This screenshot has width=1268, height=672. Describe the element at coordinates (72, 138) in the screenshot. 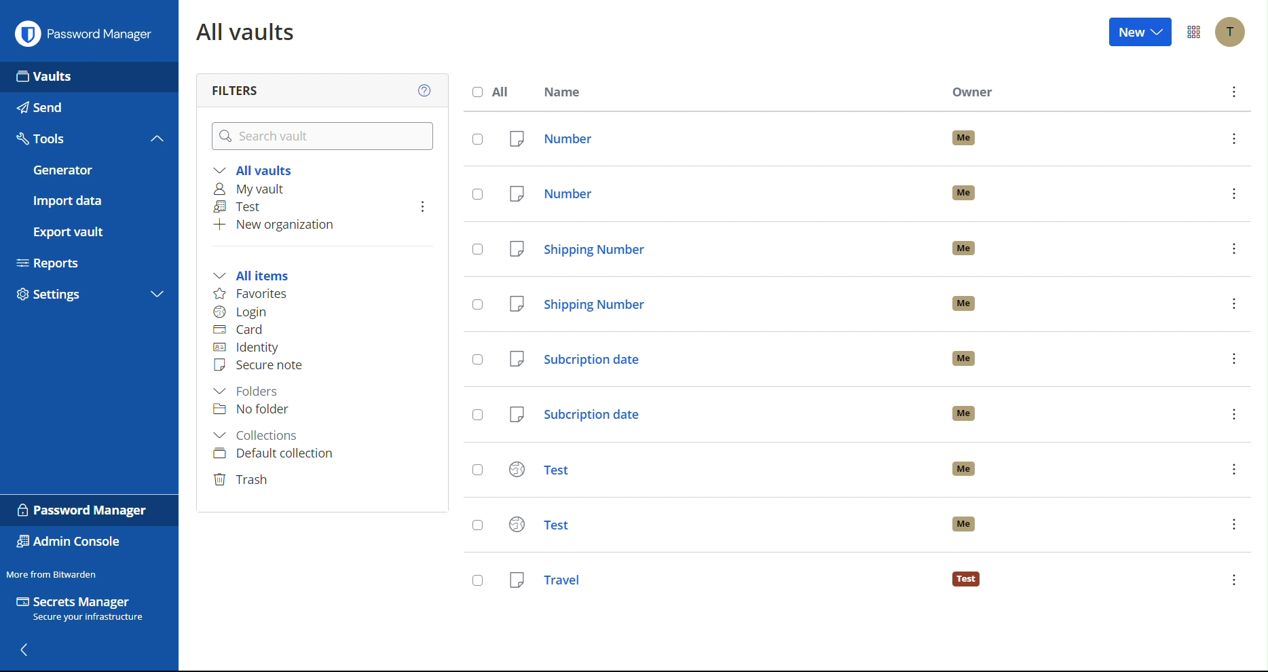

I see `Tools` at that location.